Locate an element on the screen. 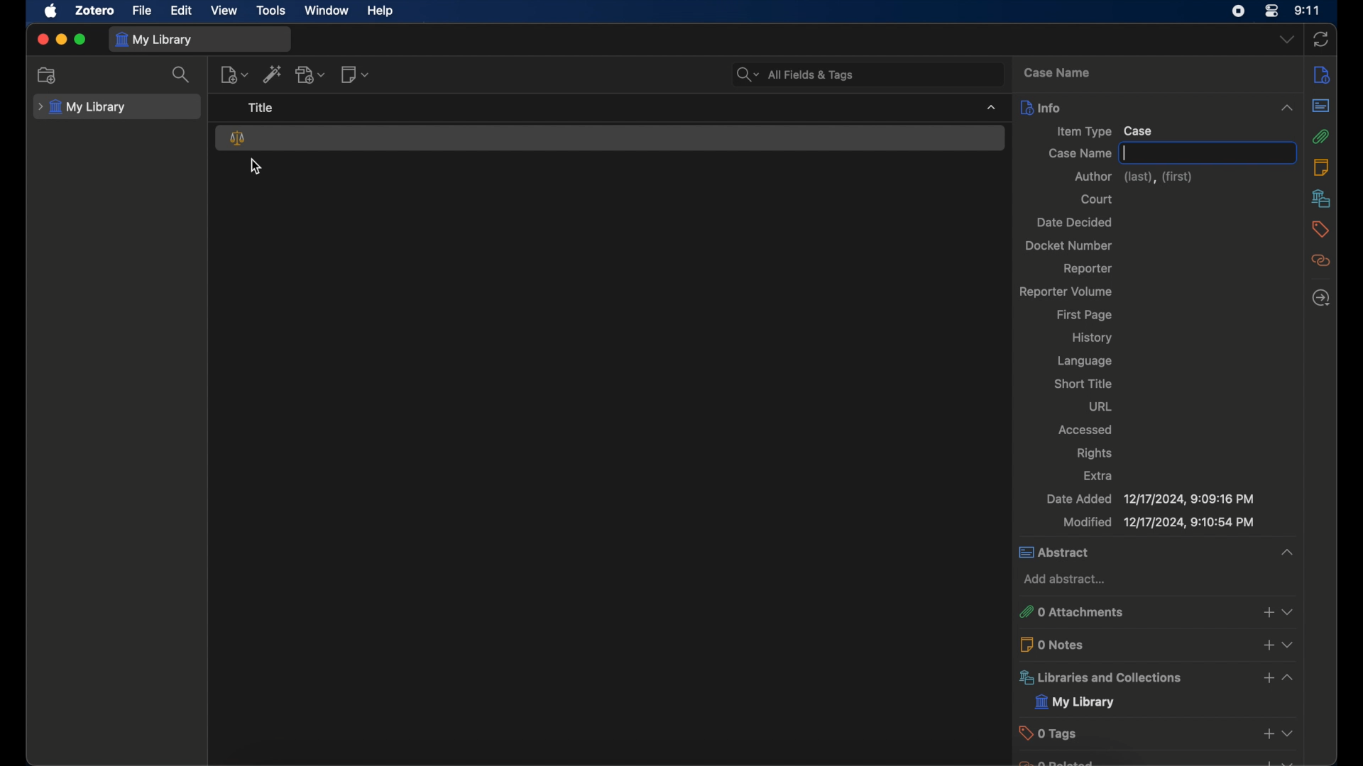  modified is located at coordinates (1159, 521).